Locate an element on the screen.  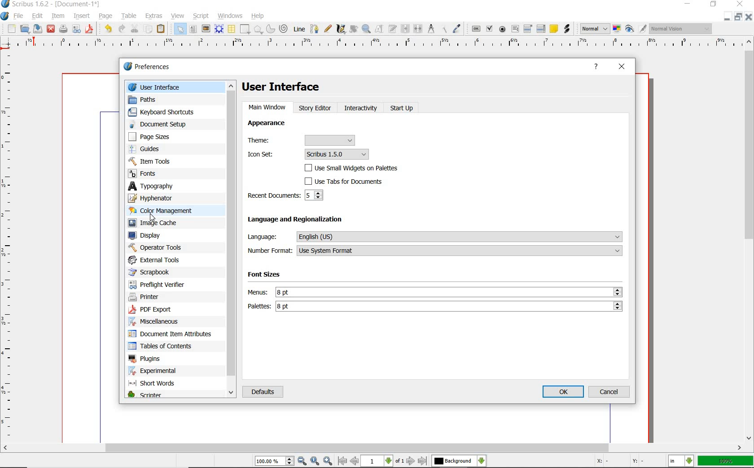
script is located at coordinates (202, 16).